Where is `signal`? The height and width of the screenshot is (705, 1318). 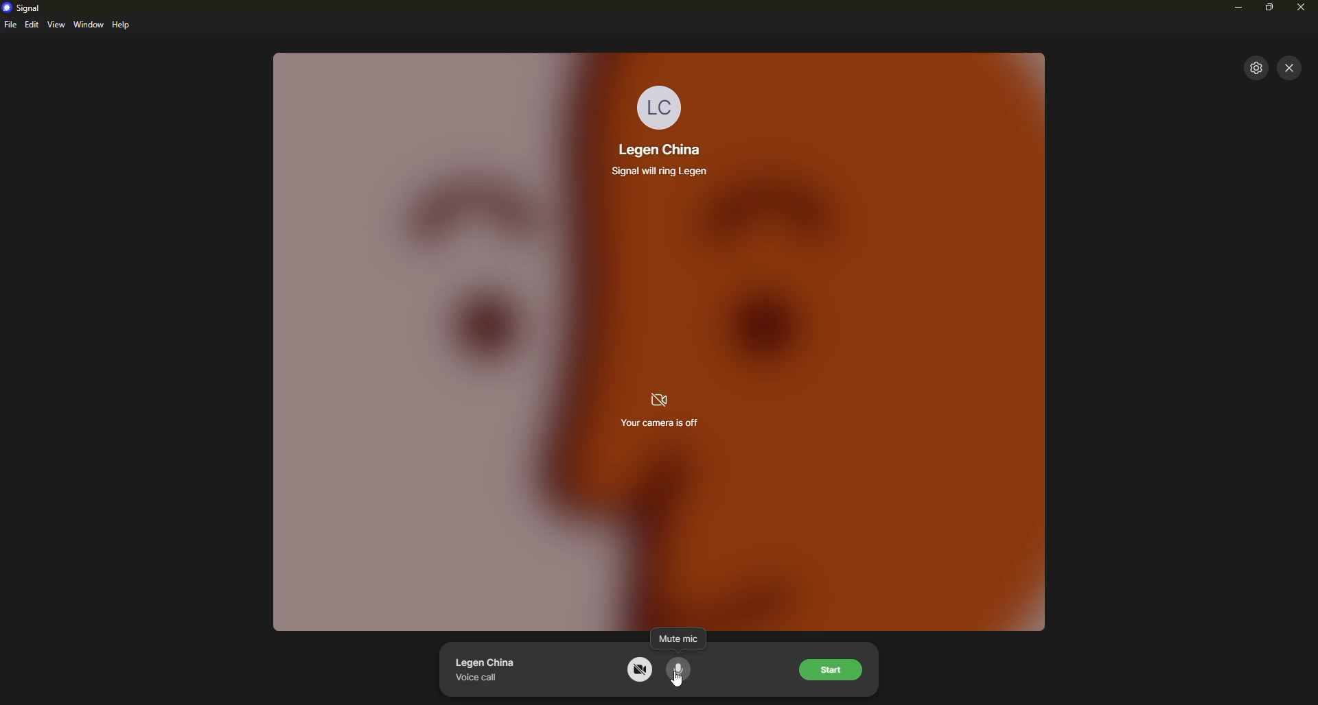 signal is located at coordinates (27, 8).